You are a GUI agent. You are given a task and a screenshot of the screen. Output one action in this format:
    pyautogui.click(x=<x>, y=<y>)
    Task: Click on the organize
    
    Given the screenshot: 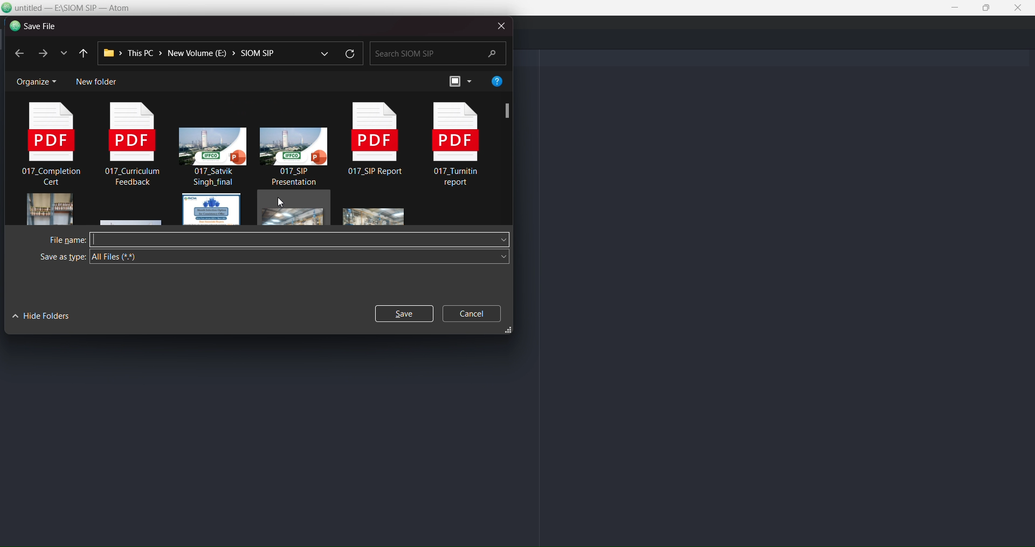 What is the action you would take?
    pyautogui.click(x=37, y=82)
    